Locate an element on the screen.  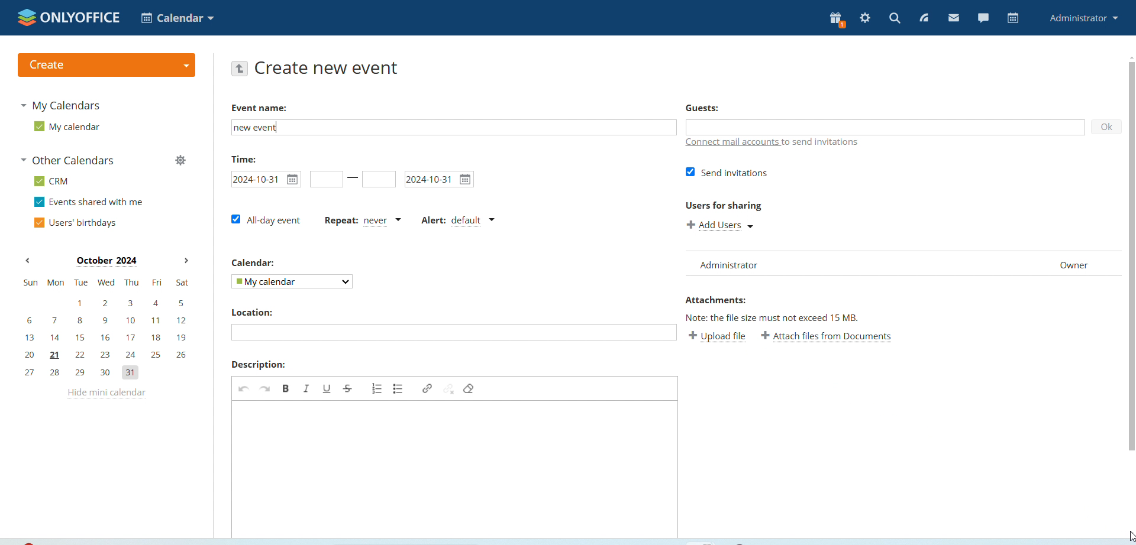
2024-10-31 is located at coordinates (264, 180).